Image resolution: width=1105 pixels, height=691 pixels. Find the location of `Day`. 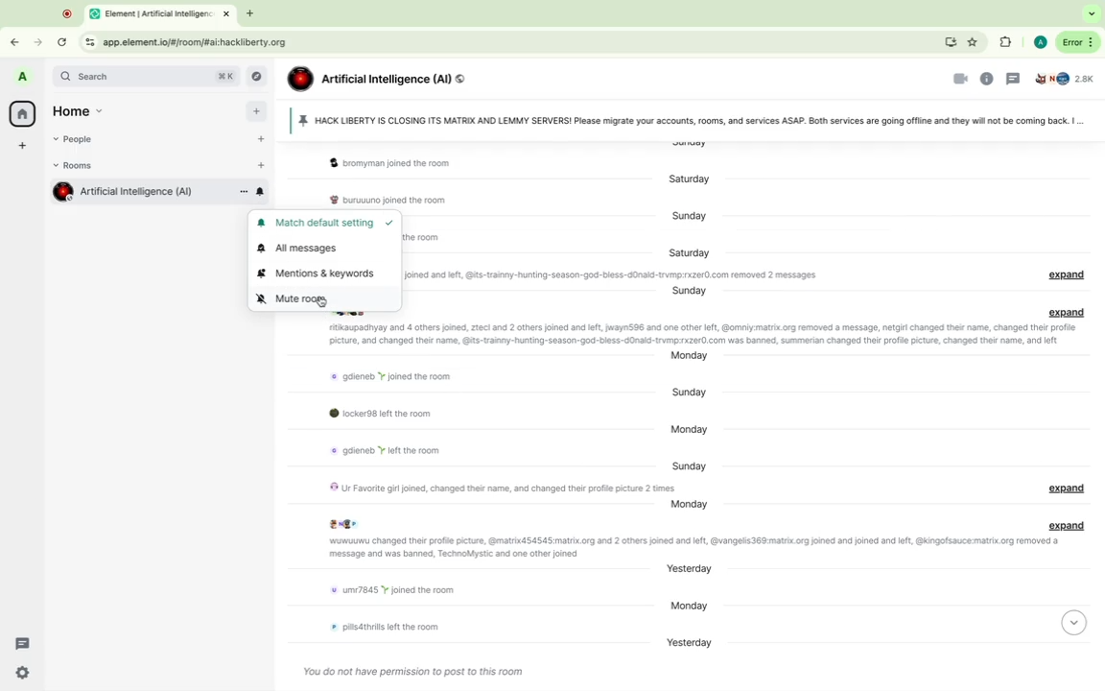

Day is located at coordinates (691, 506).